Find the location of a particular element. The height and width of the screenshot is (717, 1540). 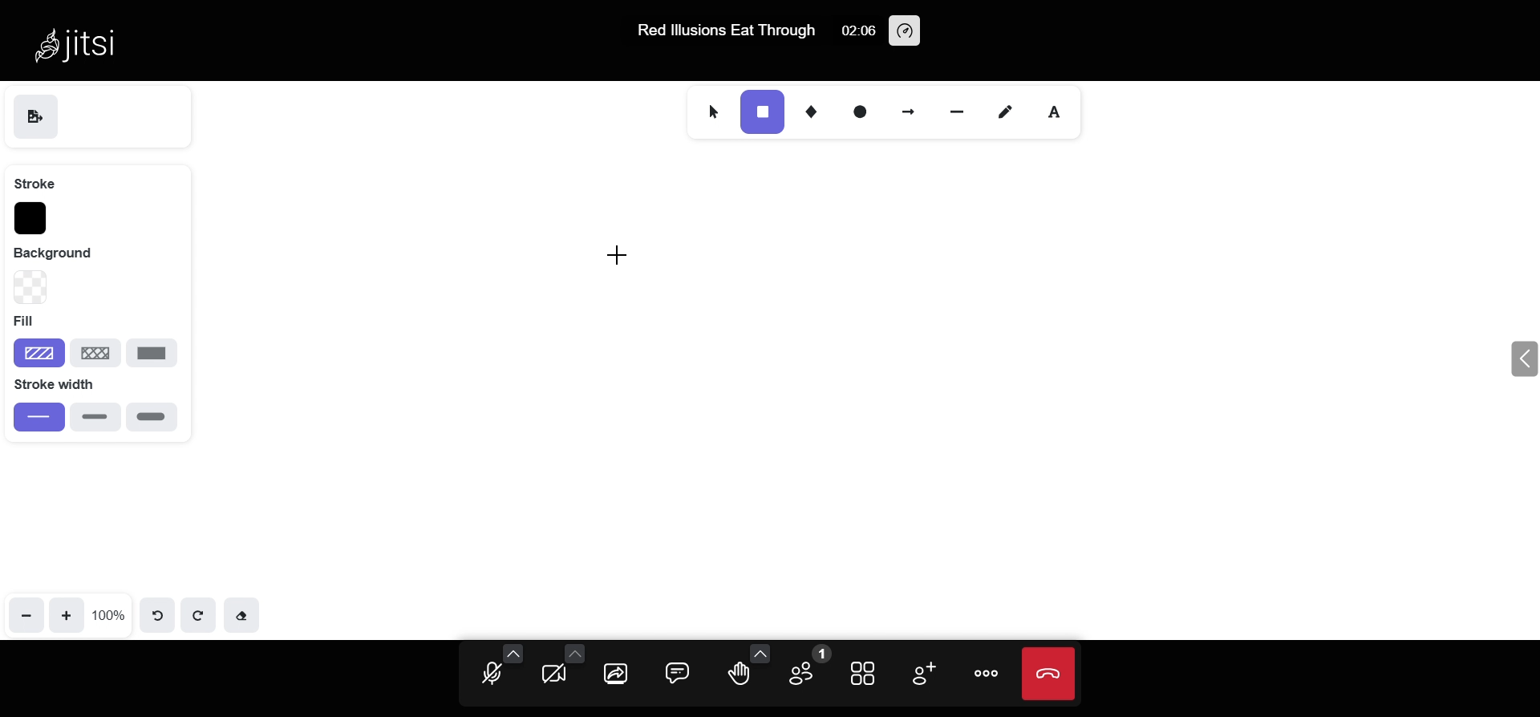

more emoji is located at coordinates (761, 652).